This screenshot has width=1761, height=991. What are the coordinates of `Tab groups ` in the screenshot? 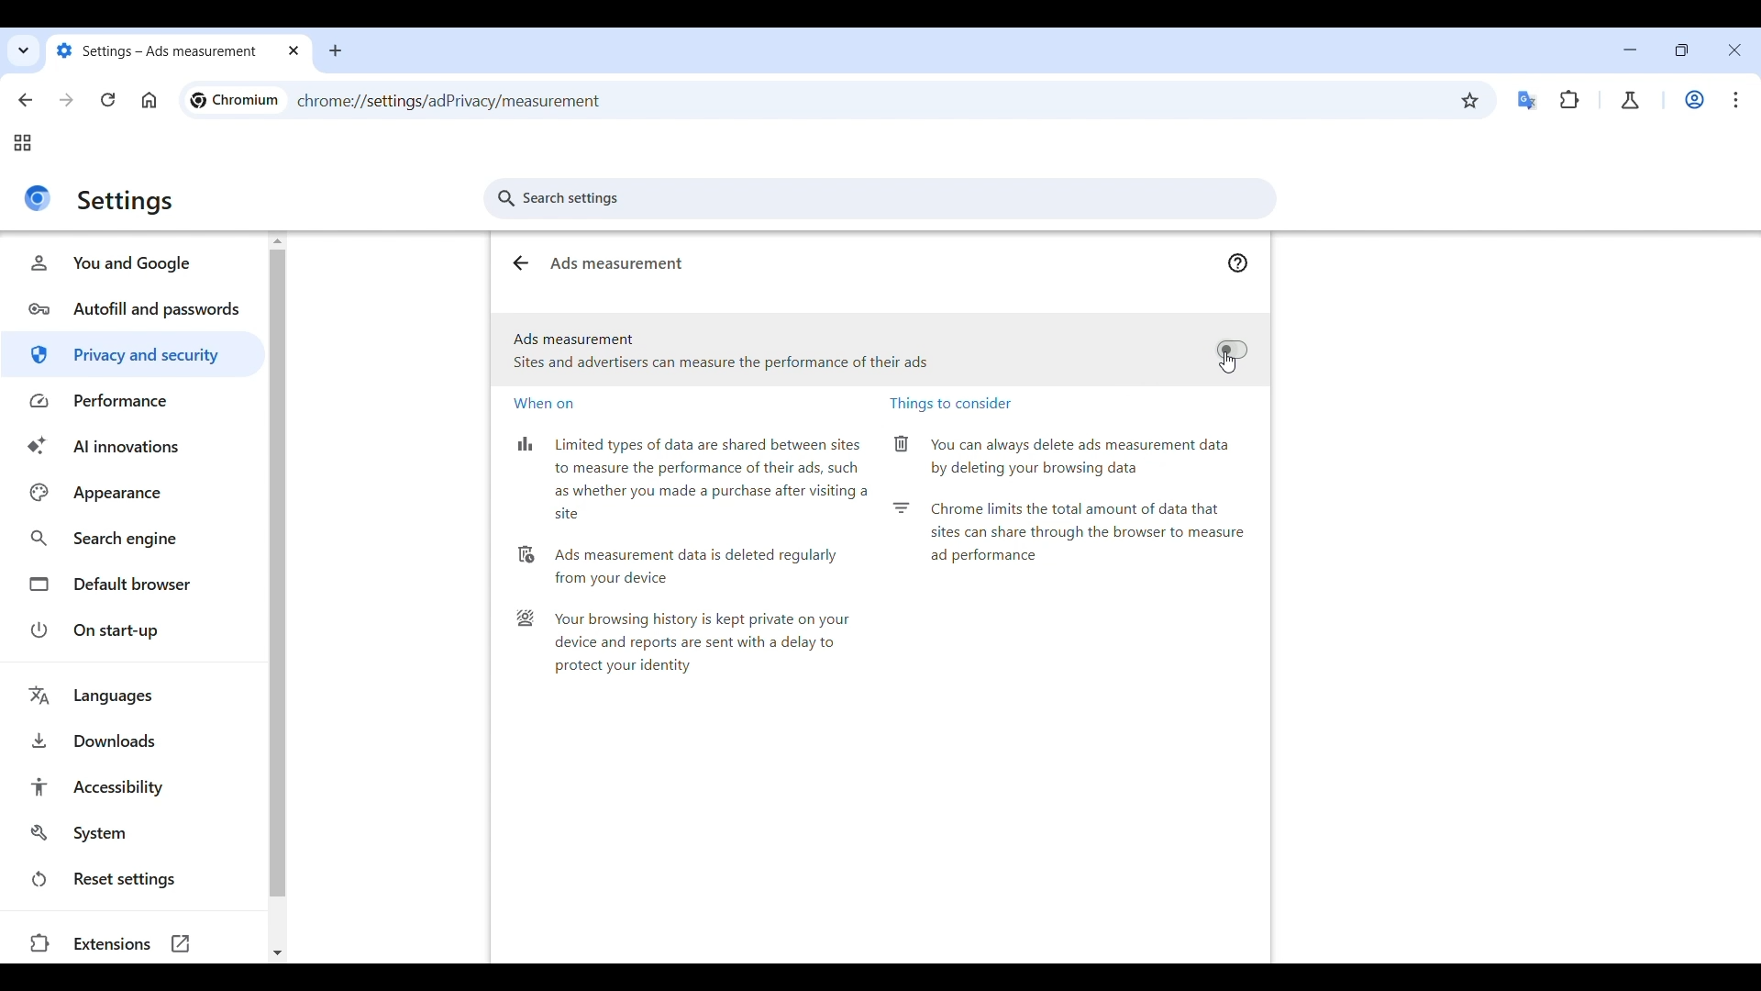 It's located at (23, 143).